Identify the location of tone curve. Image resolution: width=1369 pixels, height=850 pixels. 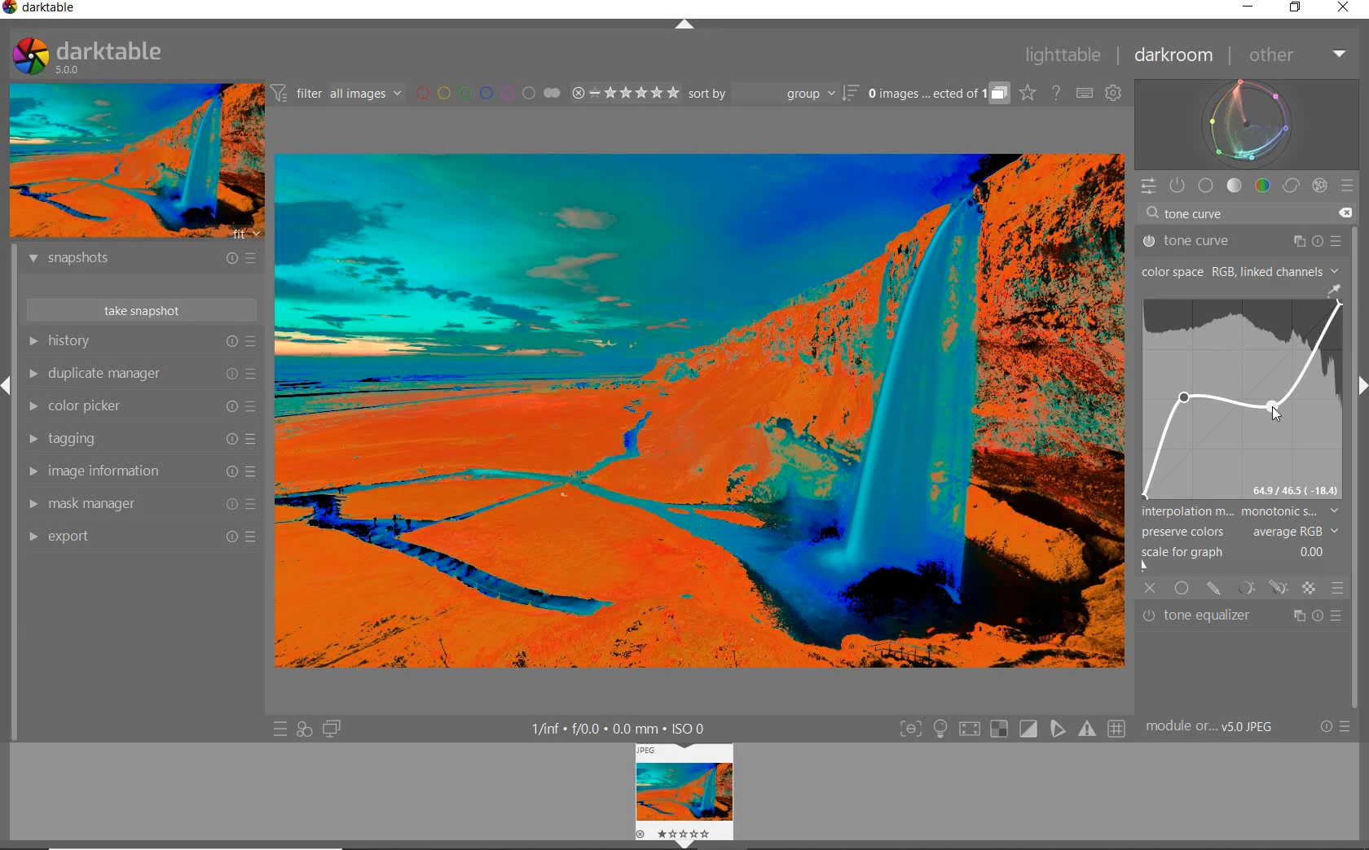
(1251, 212).